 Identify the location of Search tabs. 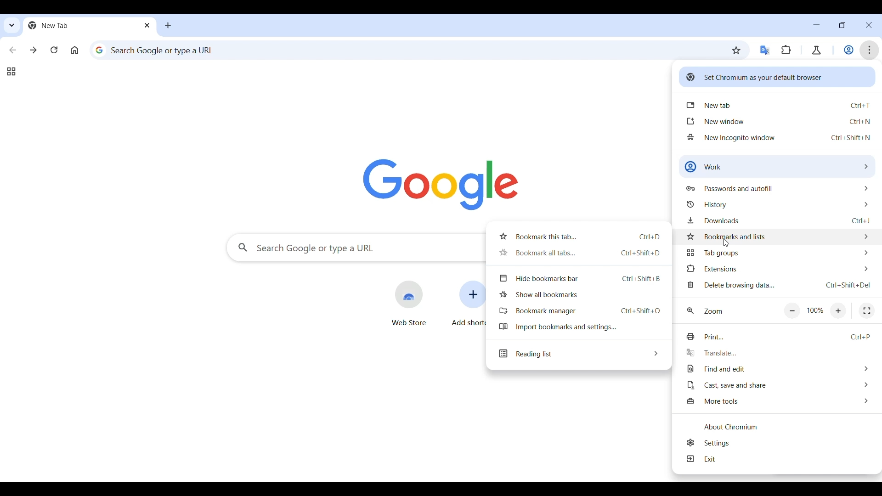
(12, 26).